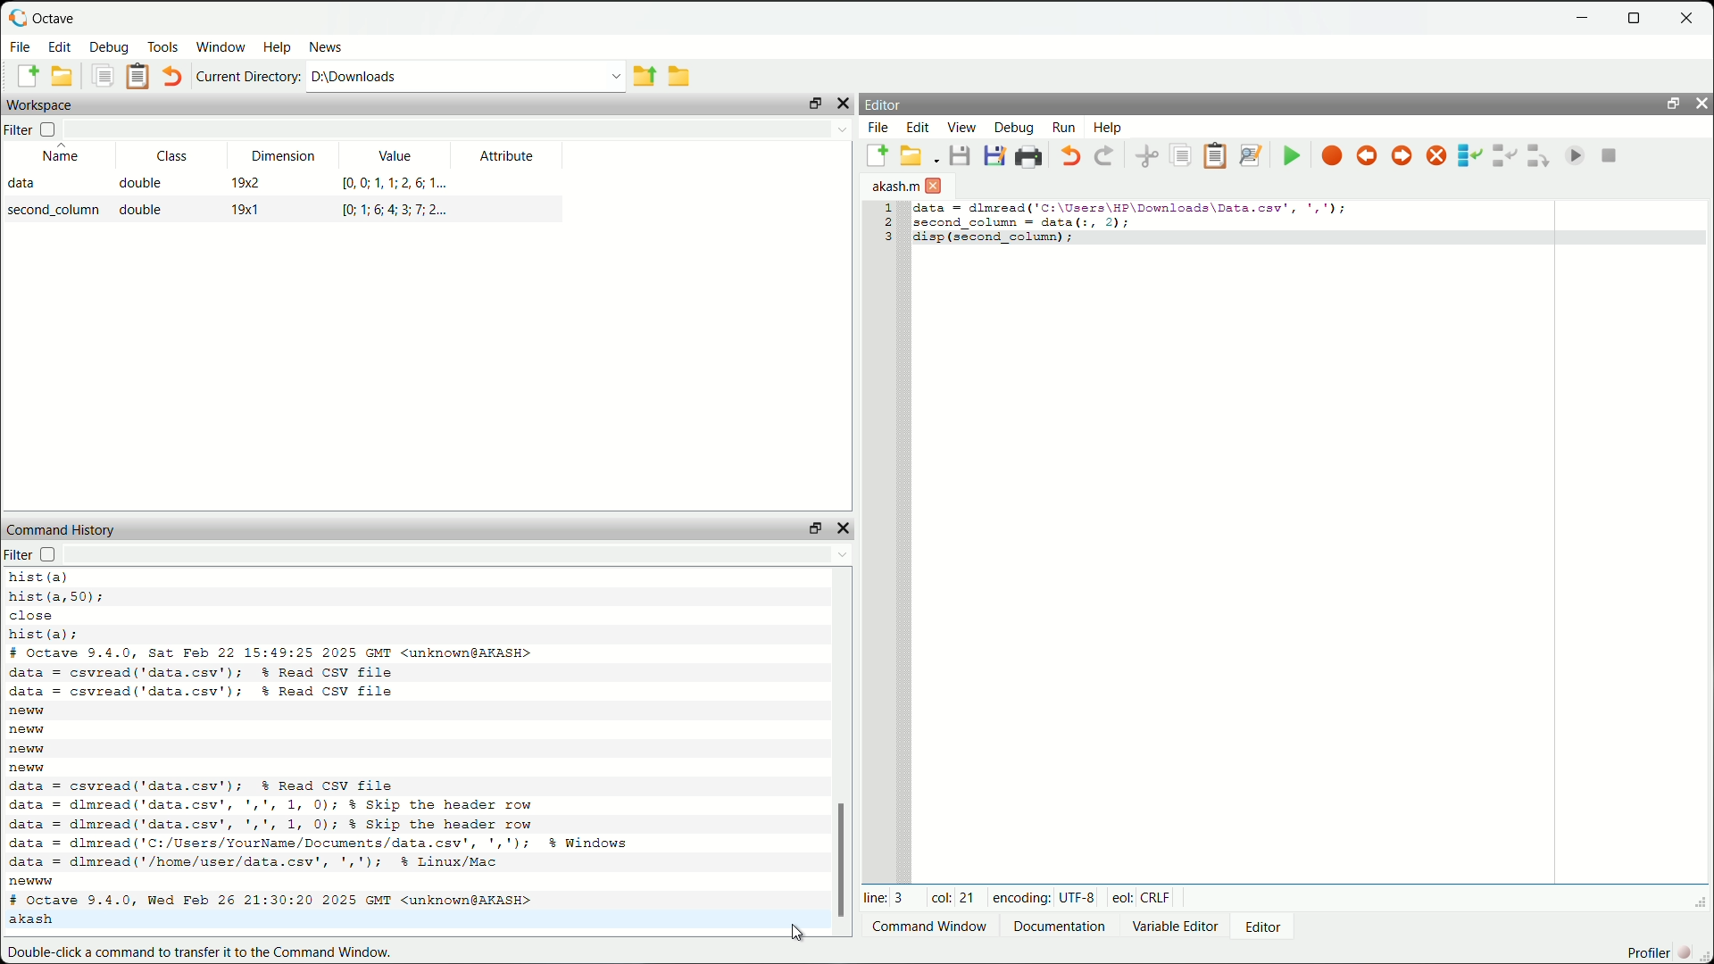  I want to click on debug, so click(112, 48).